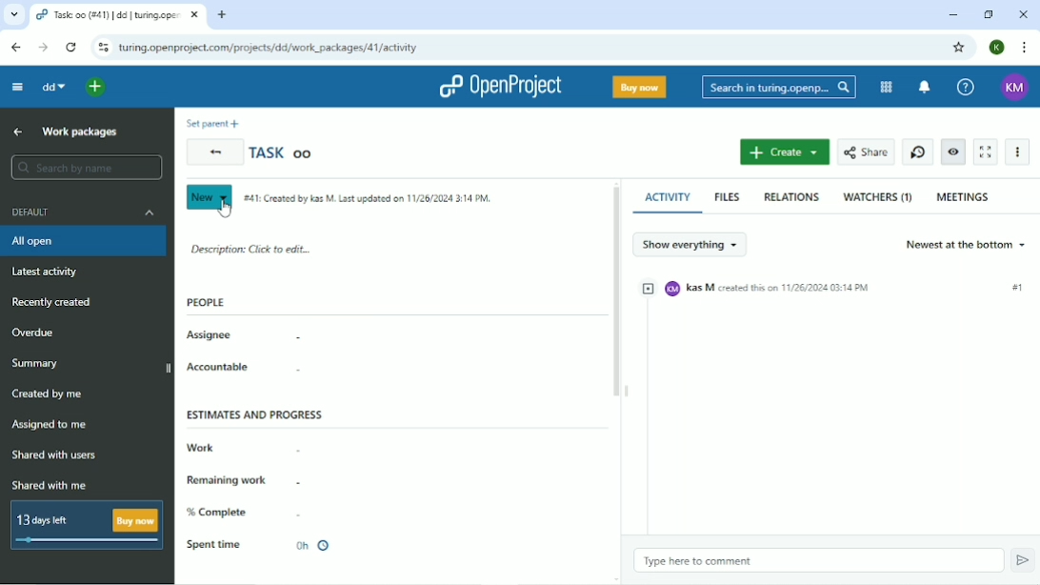  What do you see at coordinates (792, 195) in the screenshot?
I see `RELATIONS` at bounding box center [792, 195].